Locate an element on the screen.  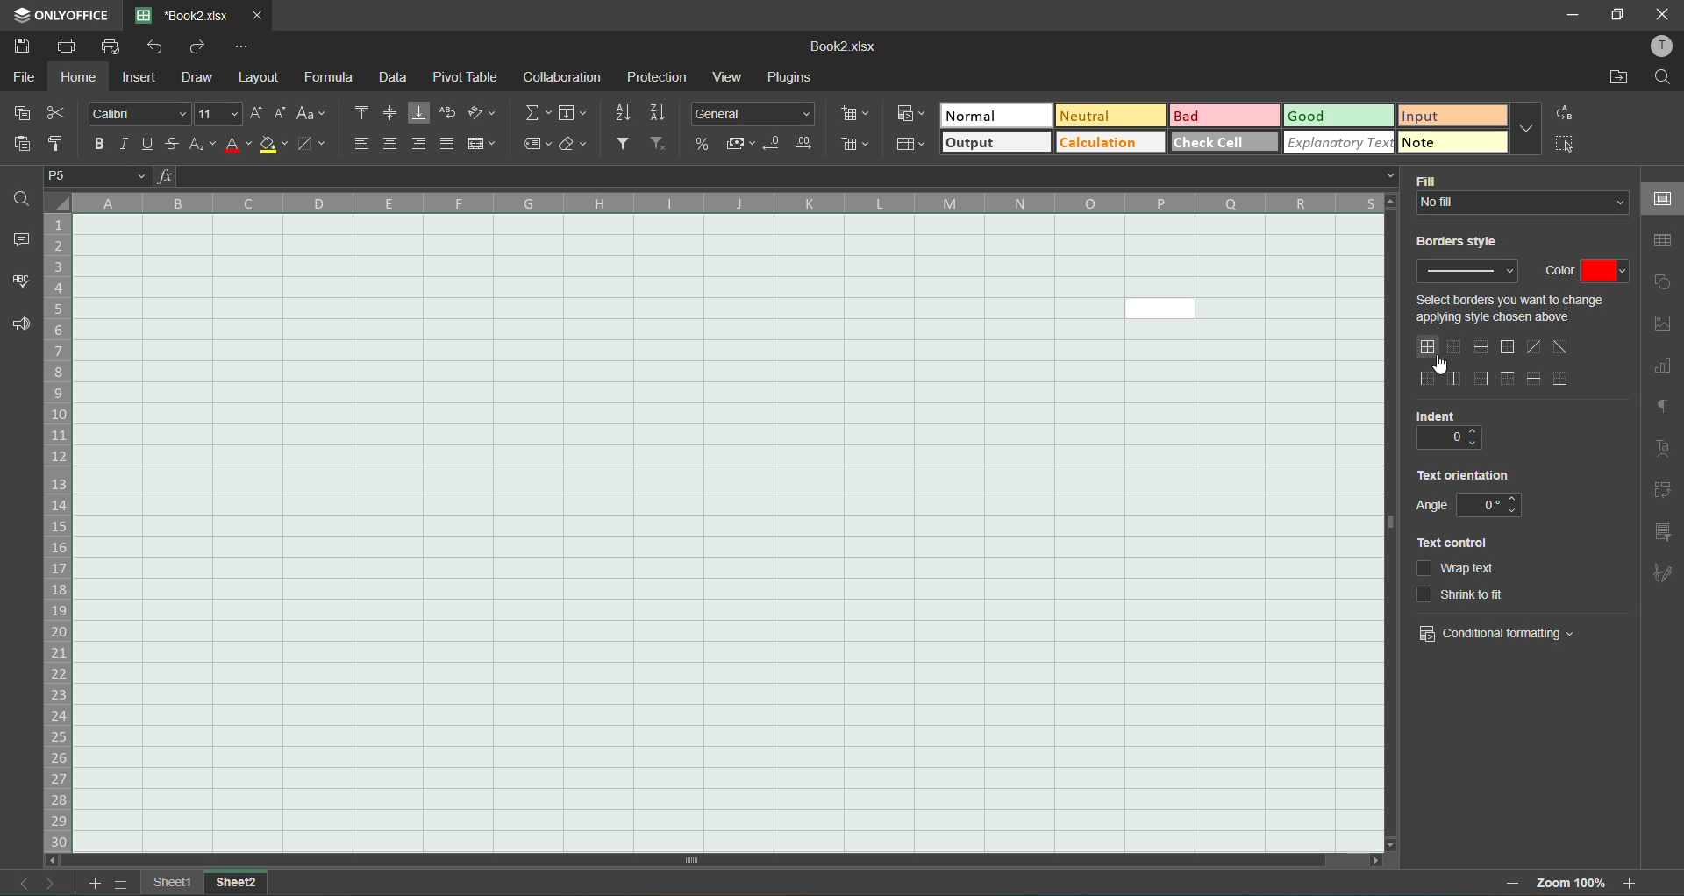
sort ascending is located at coordinates (628, 115).